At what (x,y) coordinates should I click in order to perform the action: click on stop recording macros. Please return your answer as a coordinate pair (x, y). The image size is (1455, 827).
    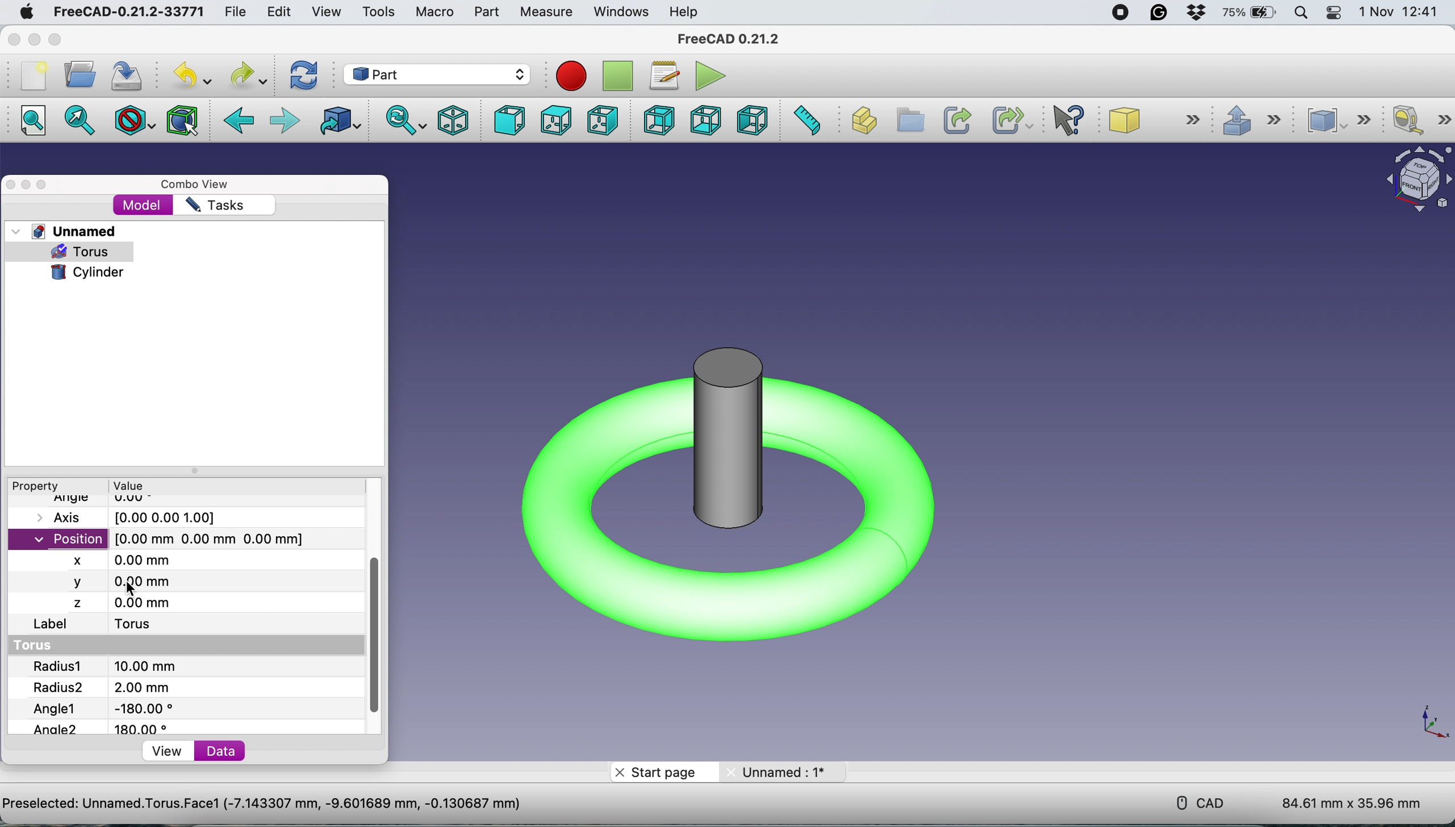
    Looking at the image, I should click on (618, 76).